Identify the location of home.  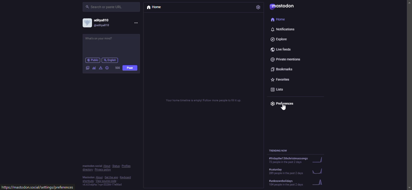
(154, 8).